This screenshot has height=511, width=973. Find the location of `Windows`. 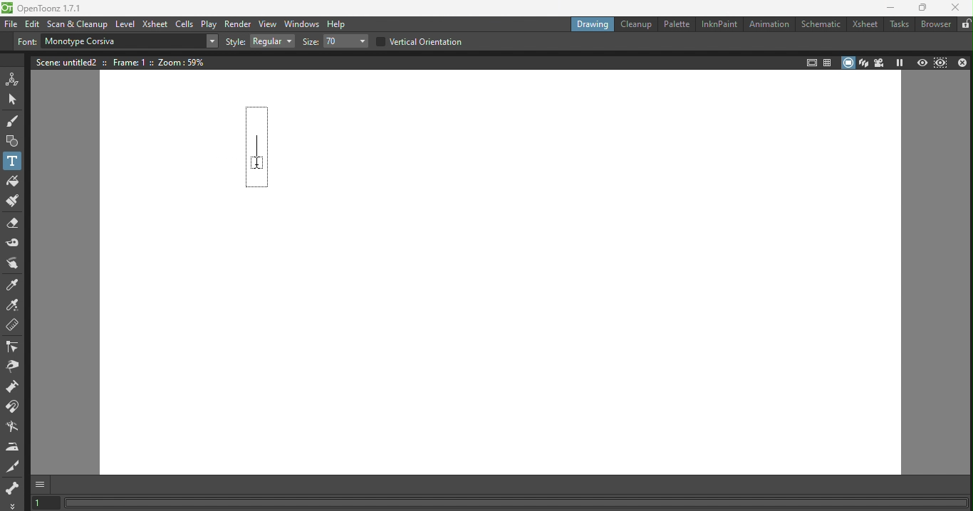

Windows is located at coordinates (304, 23).